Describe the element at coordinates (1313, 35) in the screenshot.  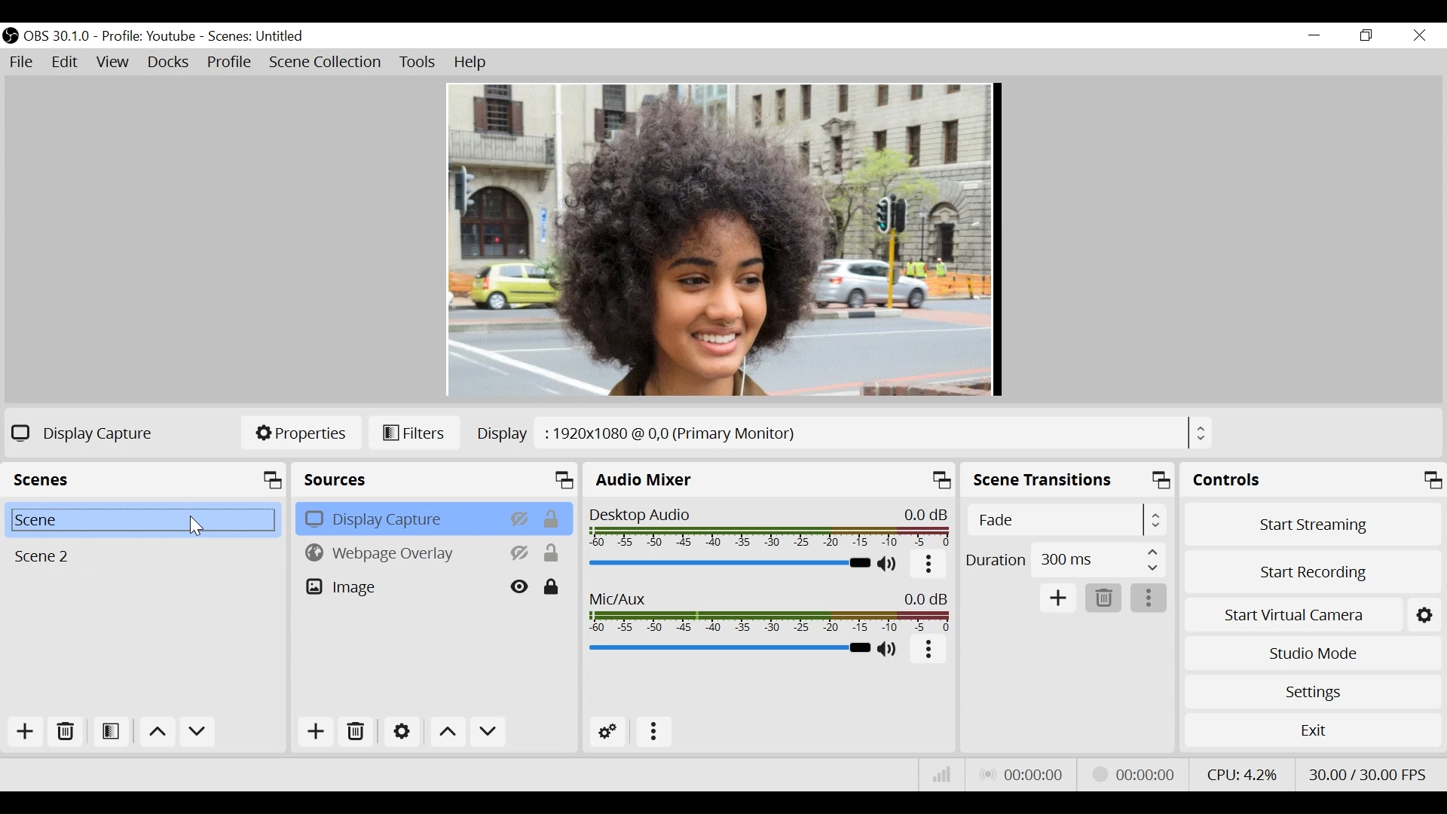
I see `minimize` at that location.